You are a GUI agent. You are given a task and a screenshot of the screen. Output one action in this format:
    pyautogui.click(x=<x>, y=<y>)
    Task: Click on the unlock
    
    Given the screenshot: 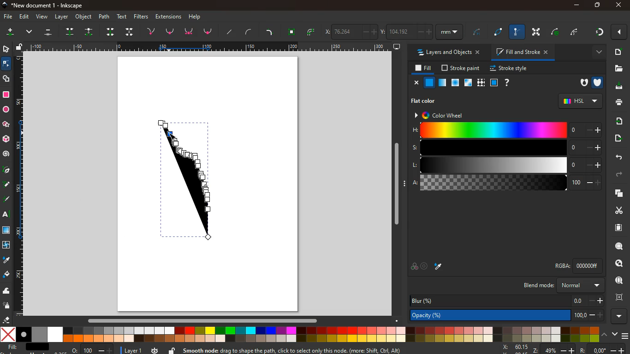 What is the action you would take?
    pyautogui.click(x=20, y=47)
    